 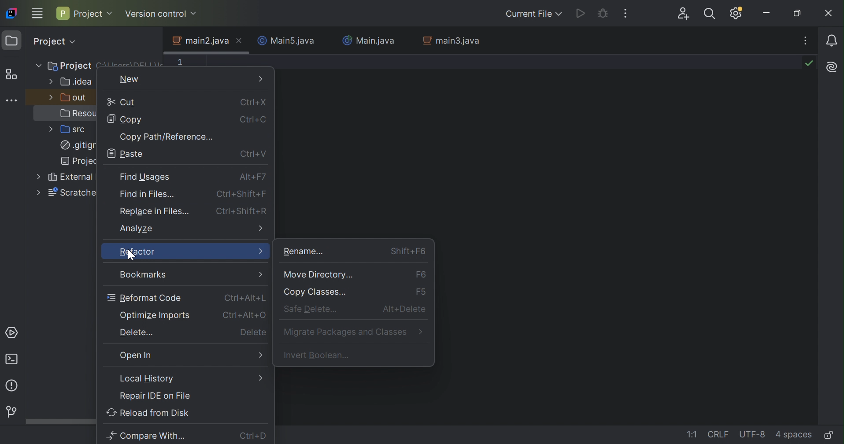 I want to click on Ctrl+X, so click(x=254, y=103).